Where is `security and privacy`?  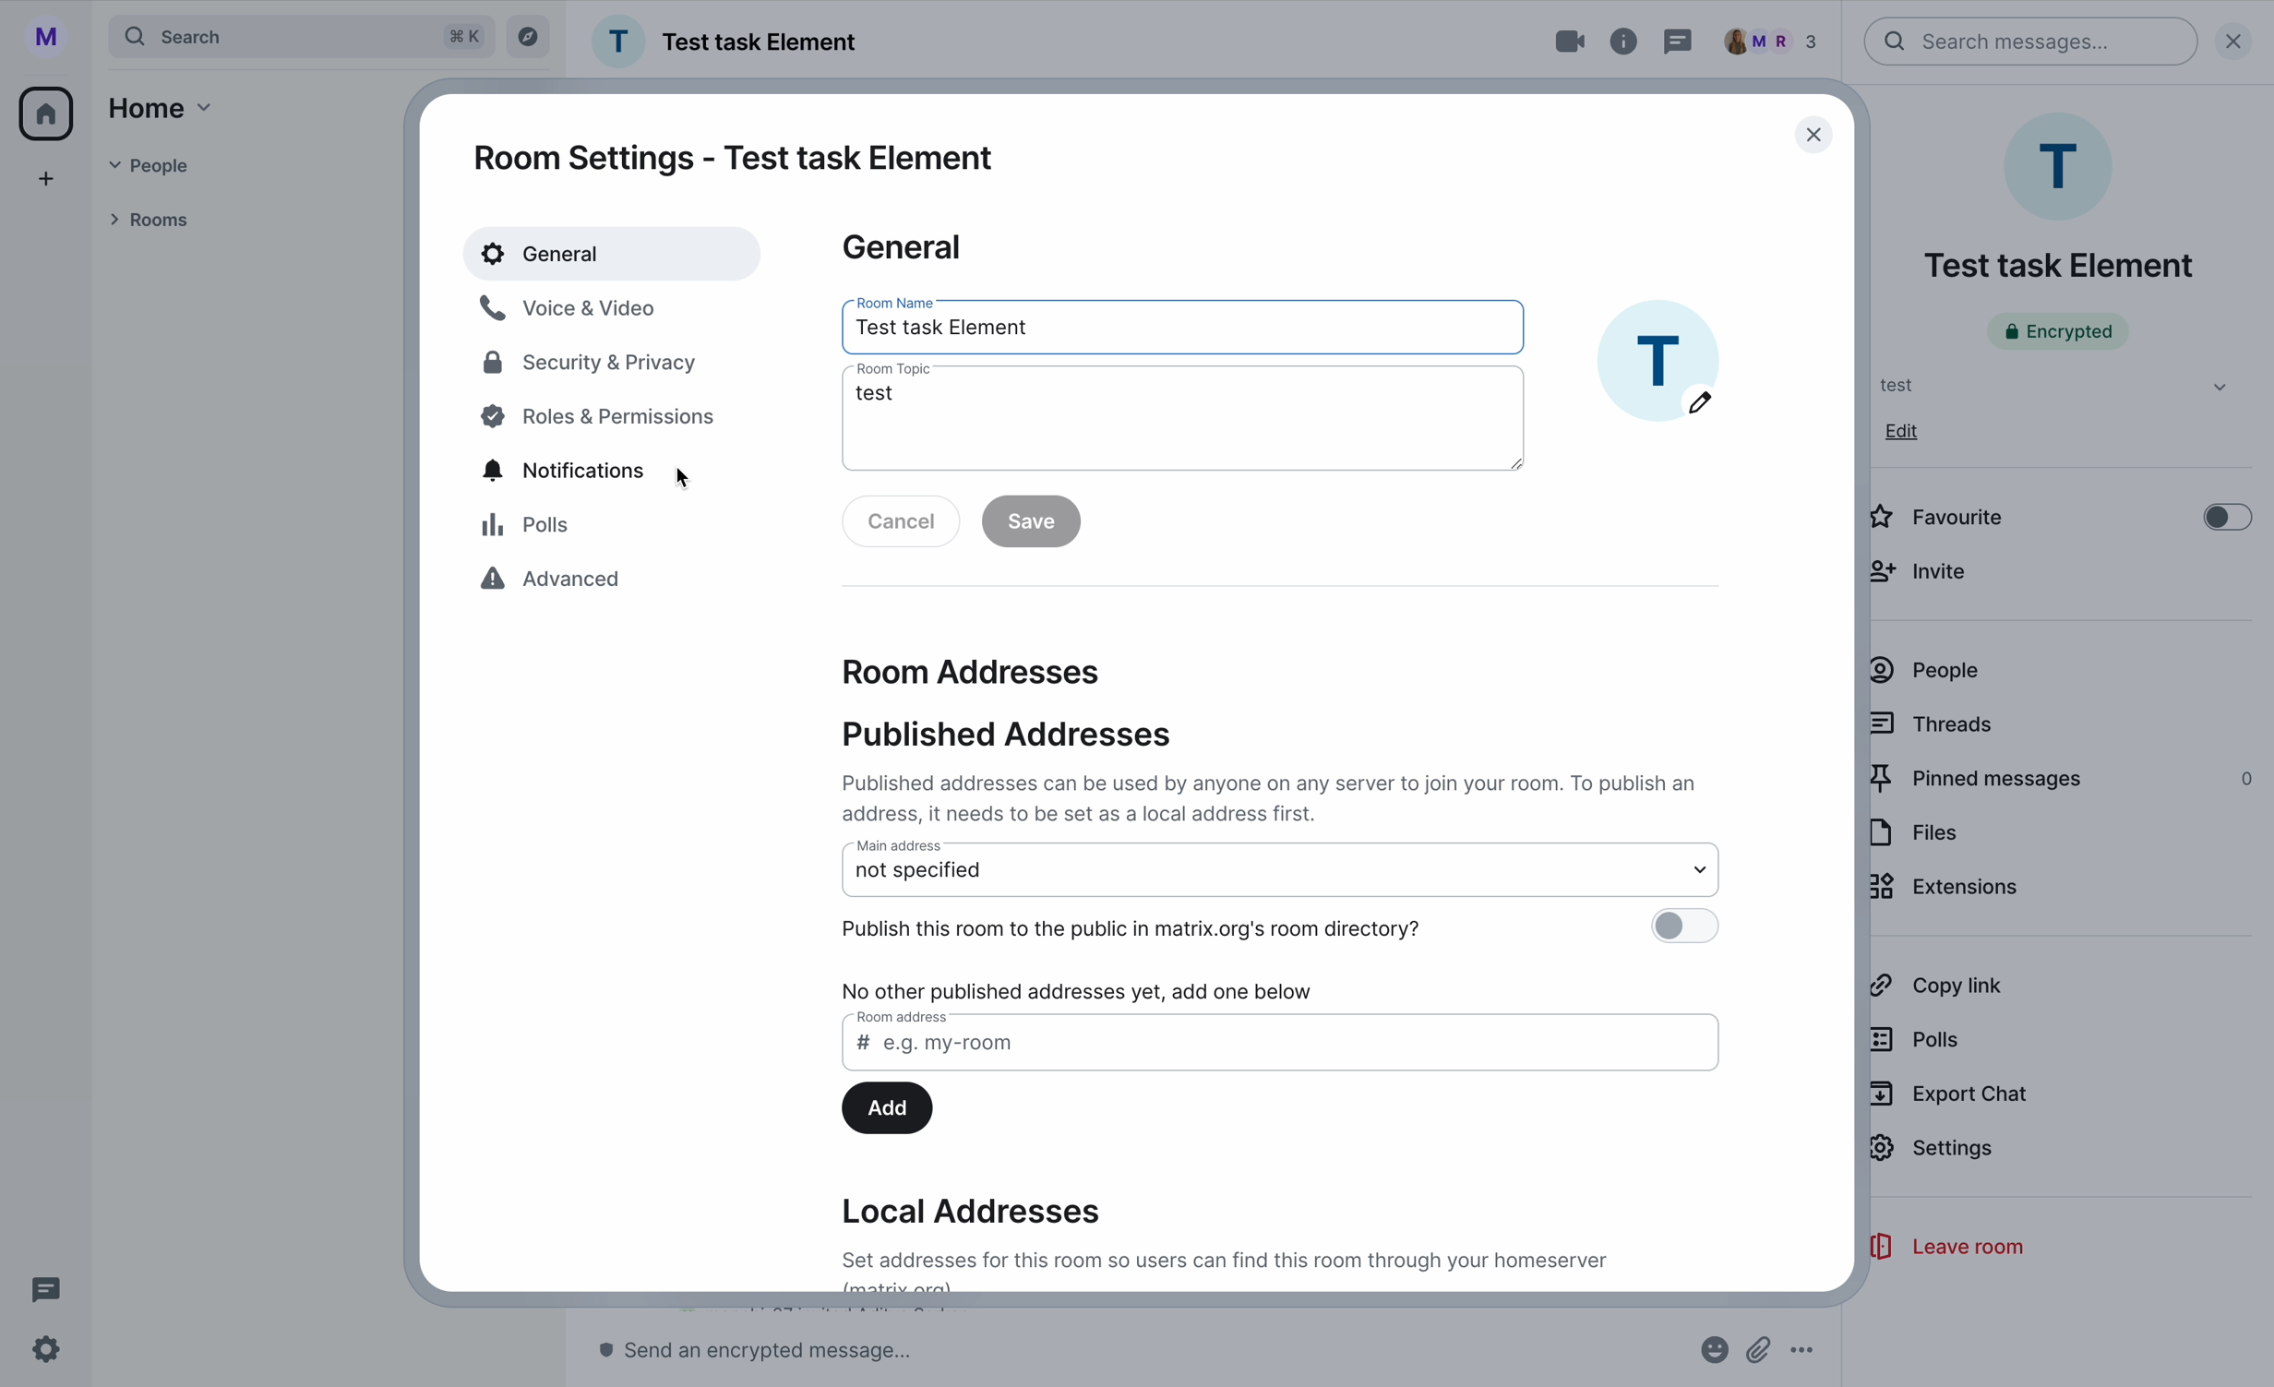
security and privacy is located at coordinates (592, 365).